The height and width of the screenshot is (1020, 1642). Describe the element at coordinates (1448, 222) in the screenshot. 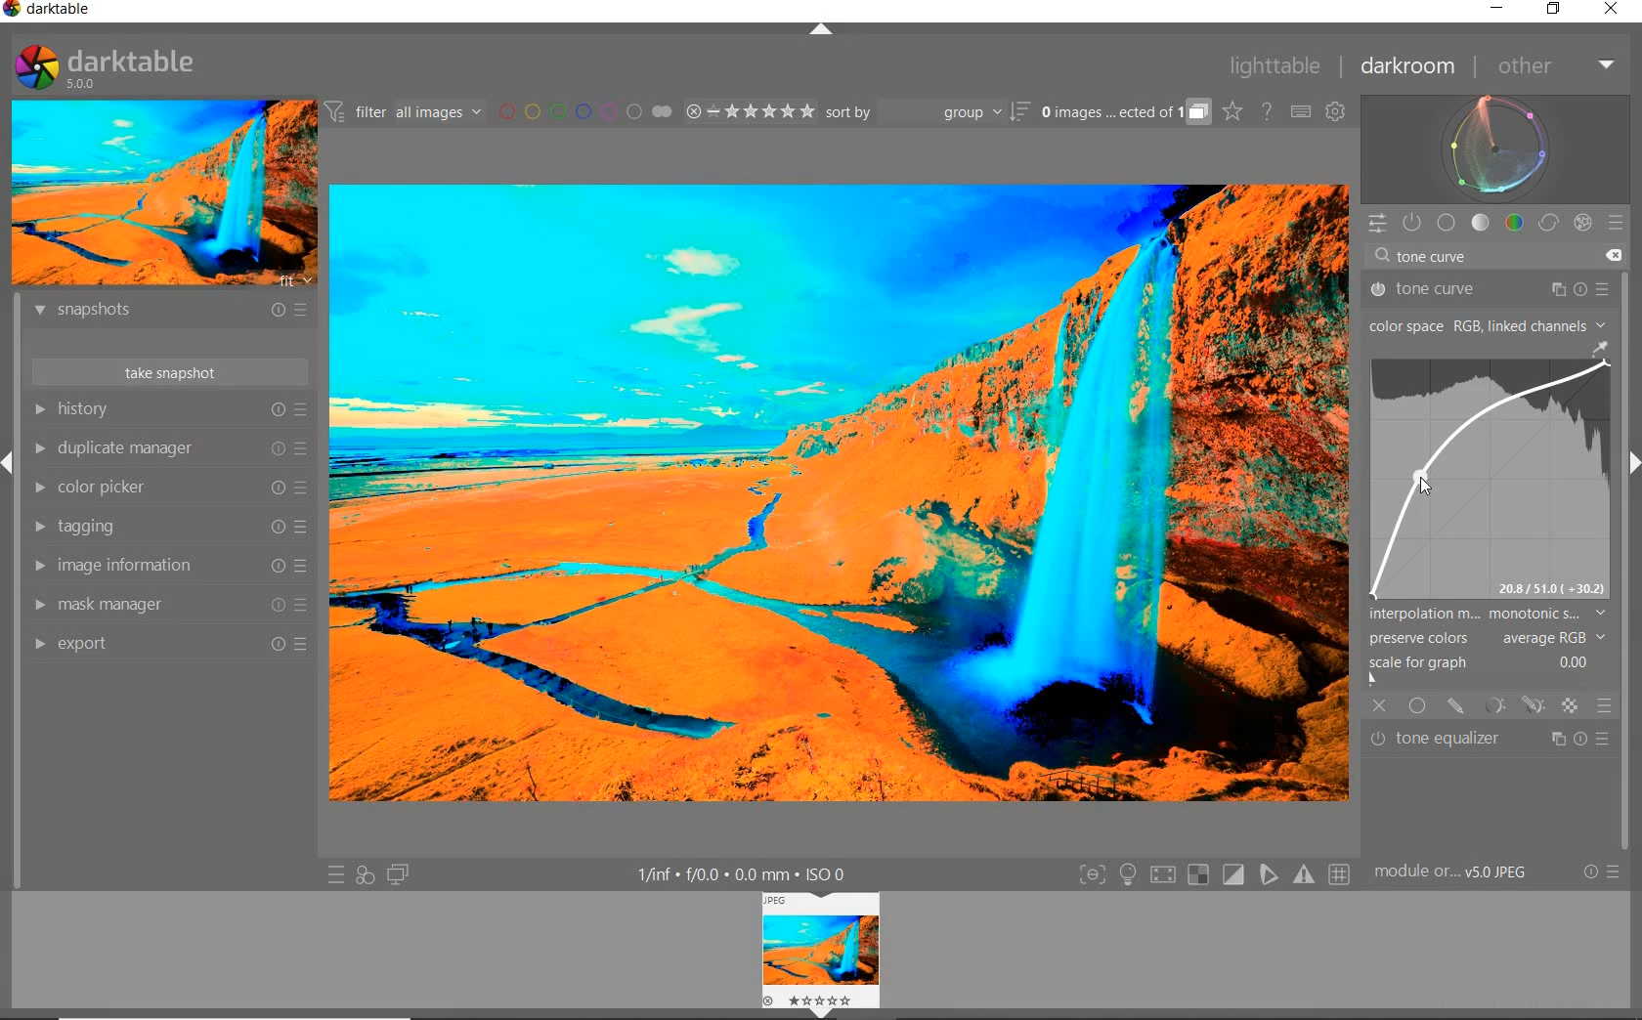

I see `base` at that location.